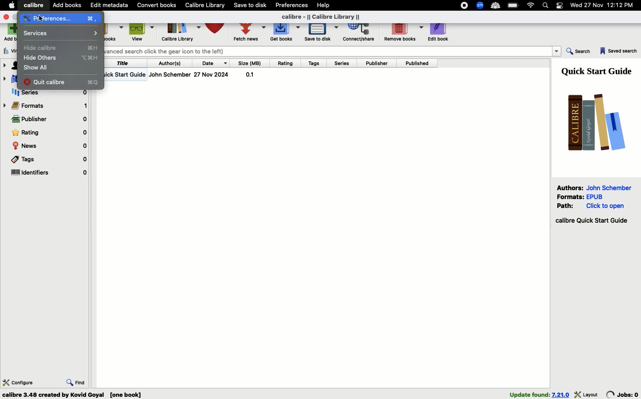  I want to click on Notification, so click(560, 5).